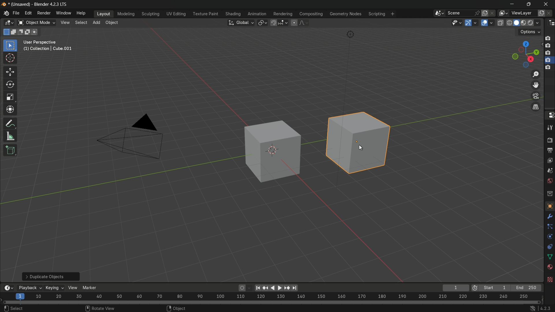  Describe the element at coordinates (528, 4) in the screenshot. I see `maximize or restore` at that location.